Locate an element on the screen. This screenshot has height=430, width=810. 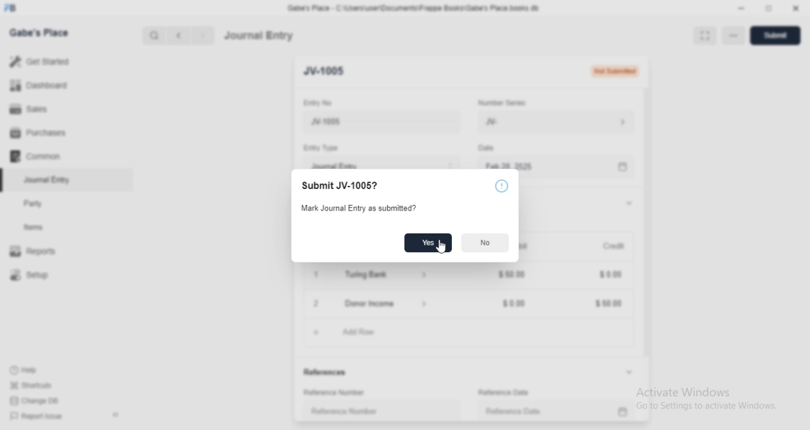
Submit JV-1005? is located at coordinates (340, 186).